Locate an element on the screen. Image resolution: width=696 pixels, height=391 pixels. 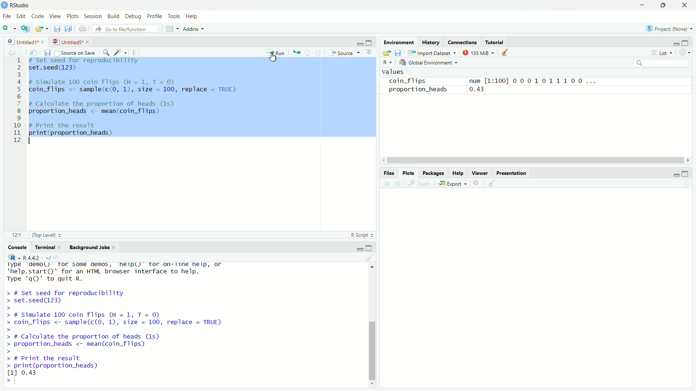
go back to the previous source location is located at coordinates (7, 51).